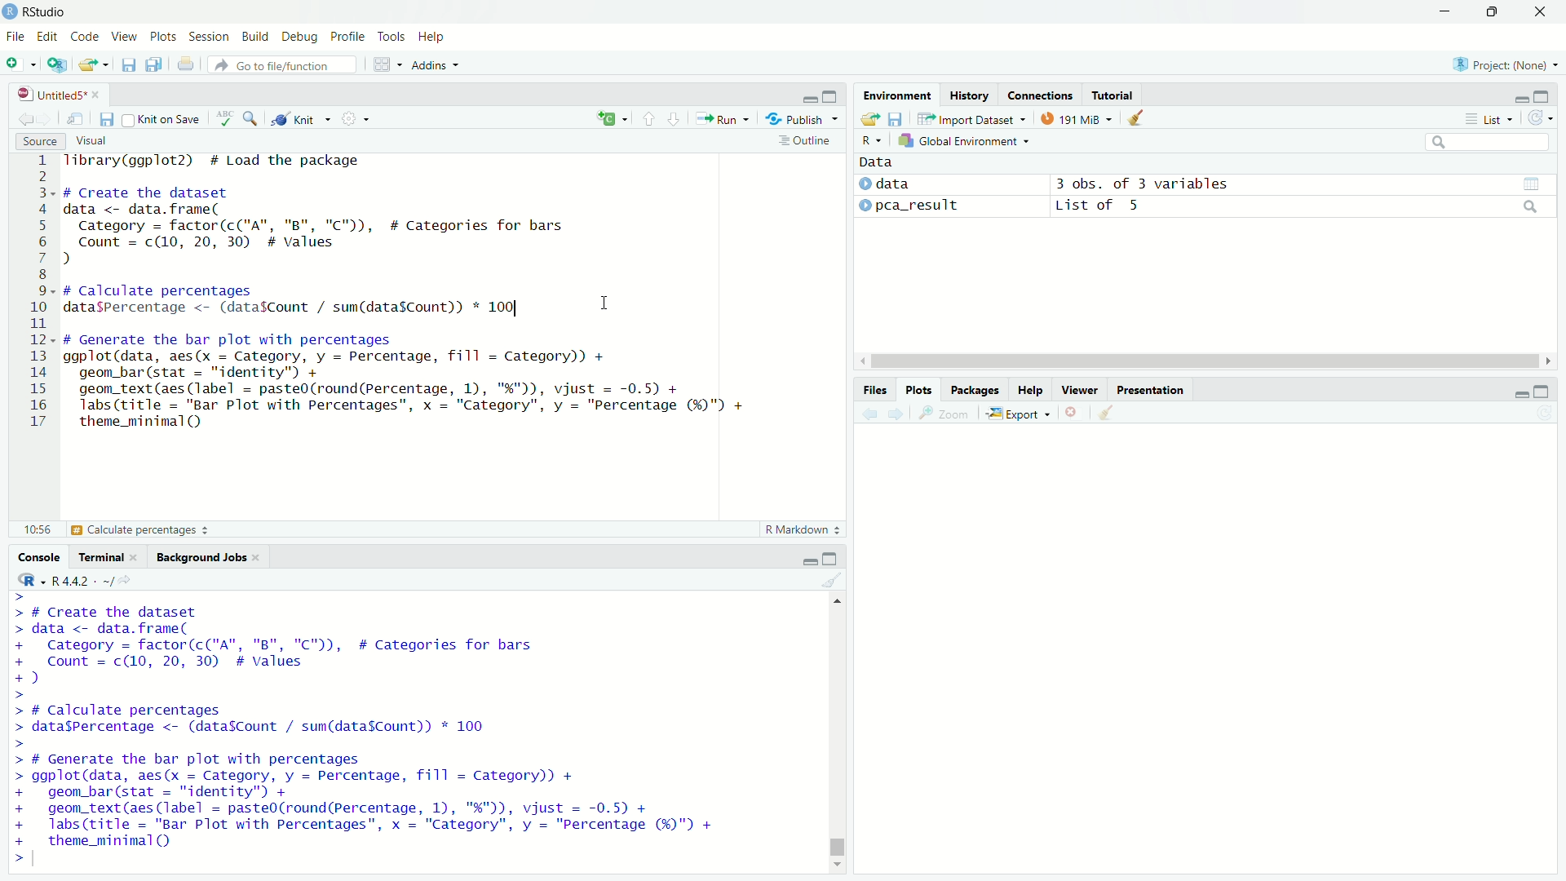 This screenshot has width=1566, height=881. I want to click on data1 : data, so click(921, 184).